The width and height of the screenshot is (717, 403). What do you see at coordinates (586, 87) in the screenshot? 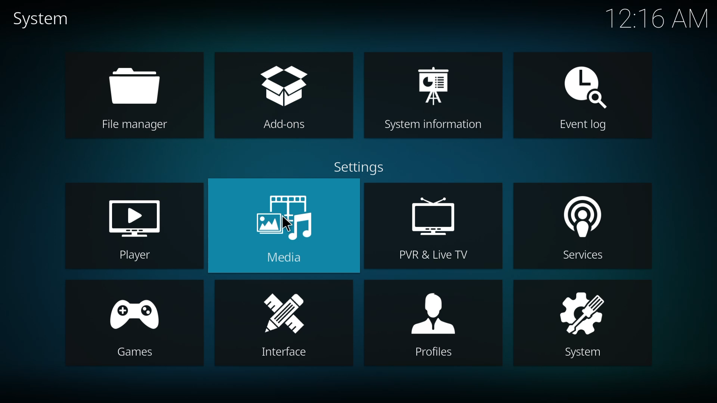
I see `event log` at bounding box center [586, 87].